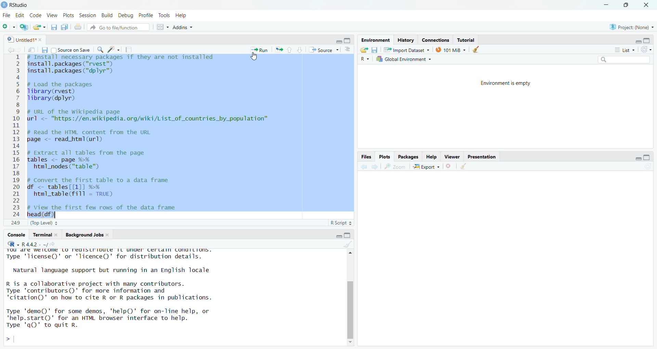 The height and width of the screenshot is (349, 657). What do you see at coordinates (108, 235) in the screenshot?
I see `close` at bounding box center [108, 235].